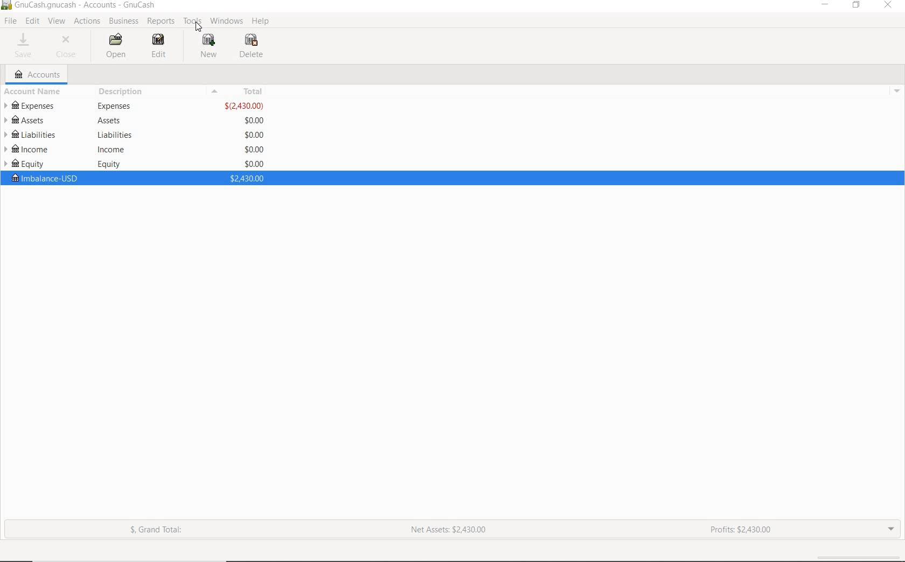 This screenshot has width=905, height=562. Describe the element at coordinates (12, 22) in the screenshot. I see `FILE` at that location.